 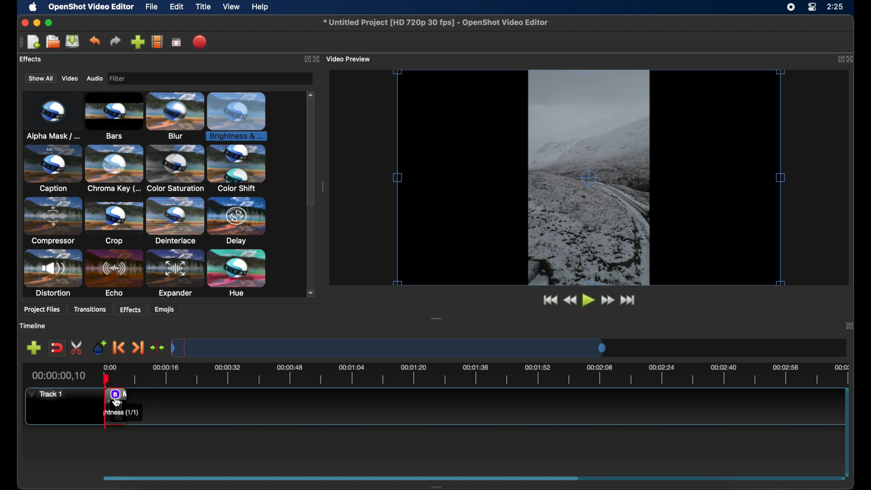 I want to click on echo, so click(x=114, y=273).